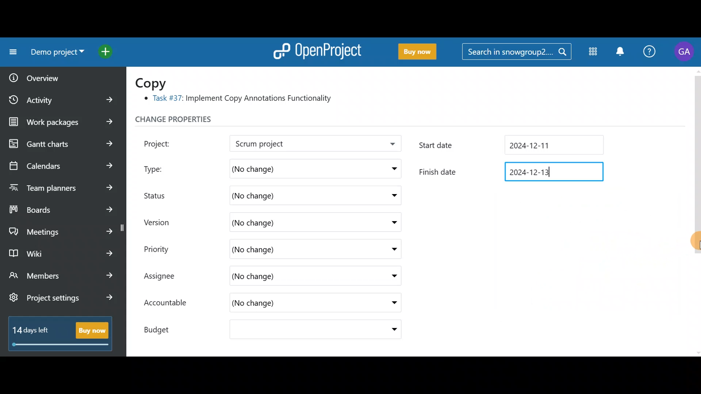 This screenshot has width=701, height=394. Describe the element at coordinates (449, 146) in the screenshot. I see `Start date` at that location.